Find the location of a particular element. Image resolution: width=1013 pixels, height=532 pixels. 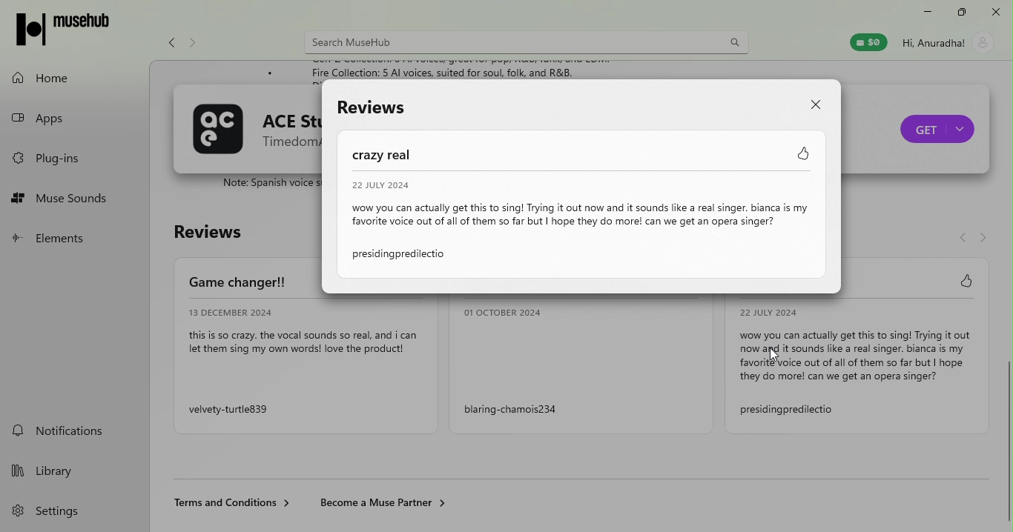

navigate back is located at coordinates (172, 41).